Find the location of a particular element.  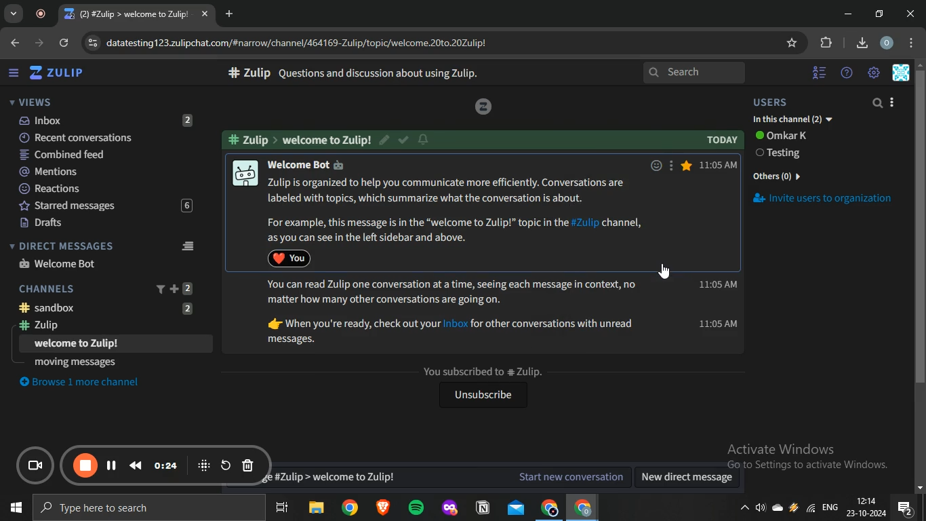

zulip and channel descriptions and  is located at coordinates (454, 312).